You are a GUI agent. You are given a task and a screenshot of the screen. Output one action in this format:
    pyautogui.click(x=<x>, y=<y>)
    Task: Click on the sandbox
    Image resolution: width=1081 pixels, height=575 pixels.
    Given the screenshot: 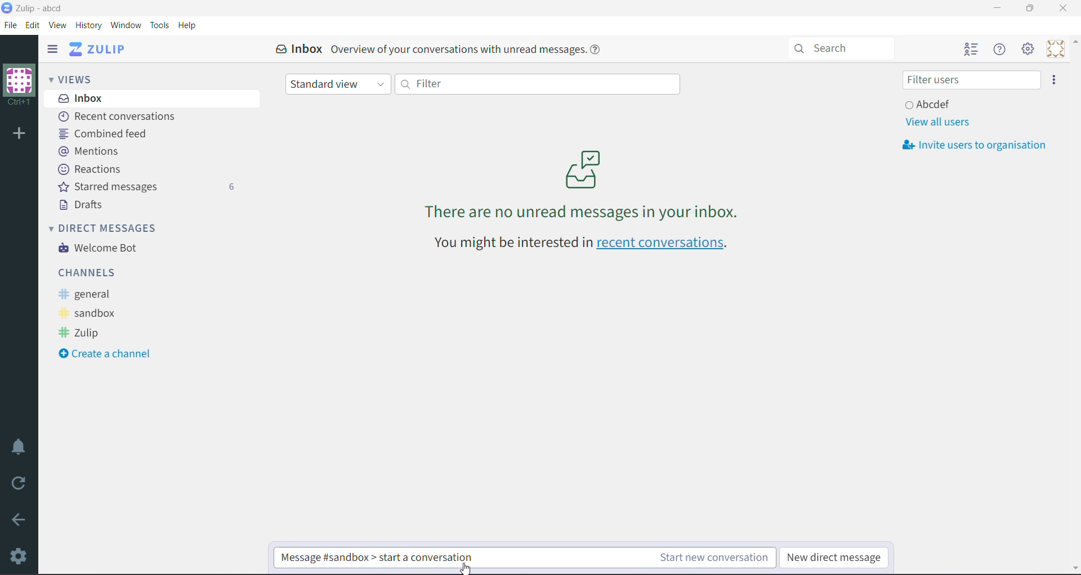 What is the action you would take?
    pyautogui.click(x=92, y=314)
    